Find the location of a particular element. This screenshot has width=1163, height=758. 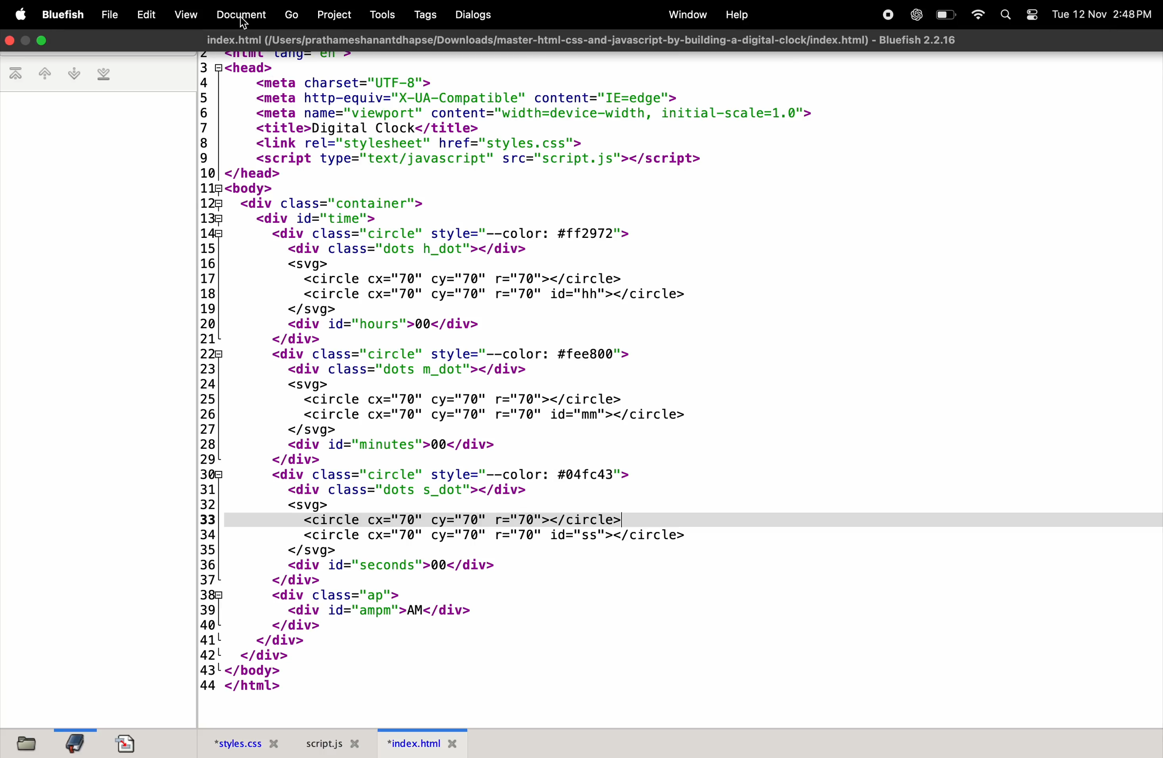

maximize is located at coordinates (25, 42).